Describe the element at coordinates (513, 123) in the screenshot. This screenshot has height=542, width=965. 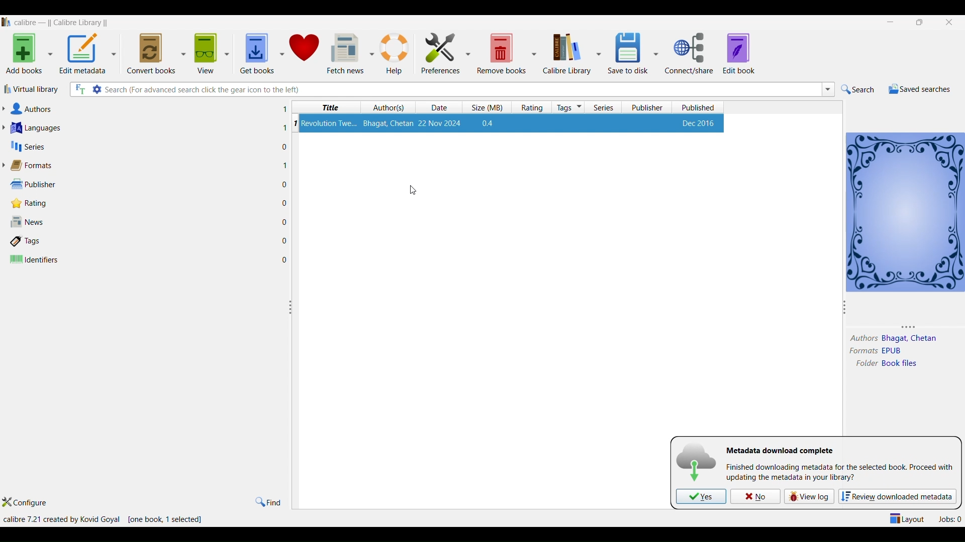
I see `book details` at that location.